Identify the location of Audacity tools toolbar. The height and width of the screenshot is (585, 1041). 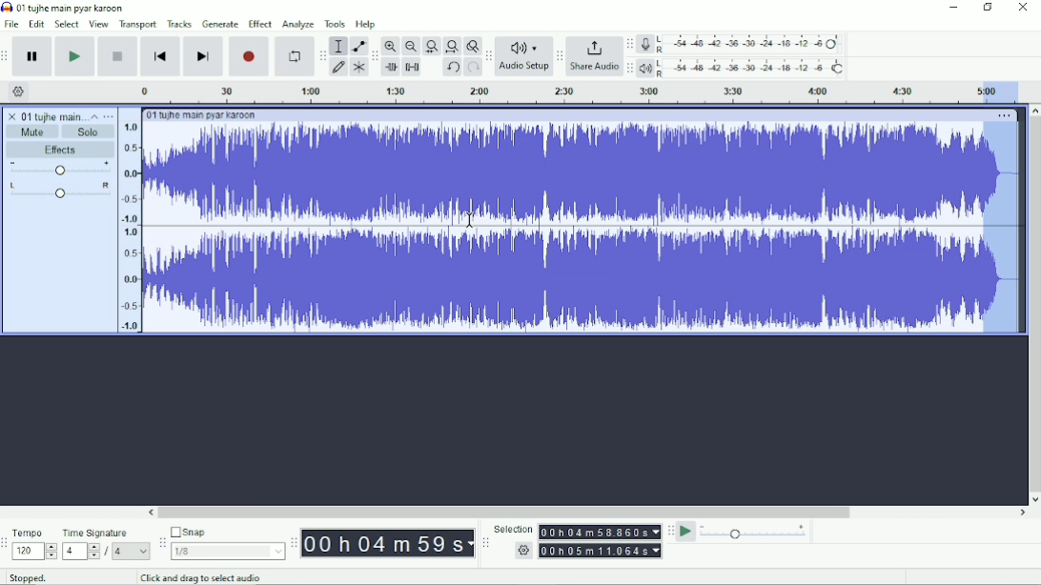
(322, 55).